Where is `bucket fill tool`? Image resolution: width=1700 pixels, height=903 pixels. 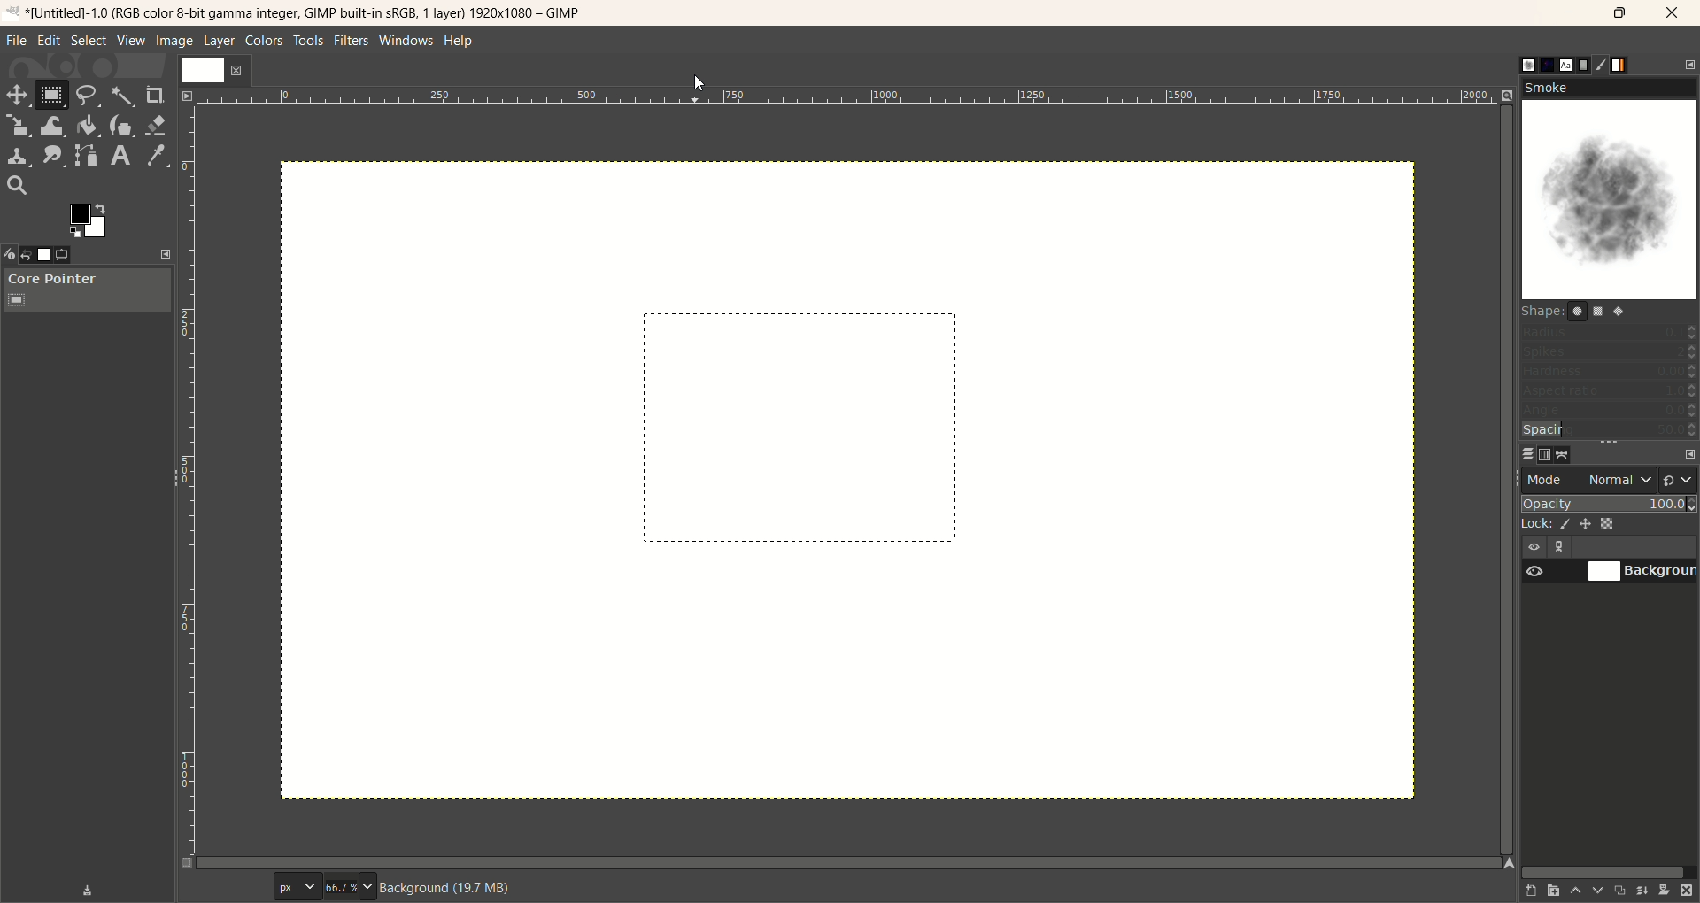 bucket fill tool is located at coordinates (89, 127).